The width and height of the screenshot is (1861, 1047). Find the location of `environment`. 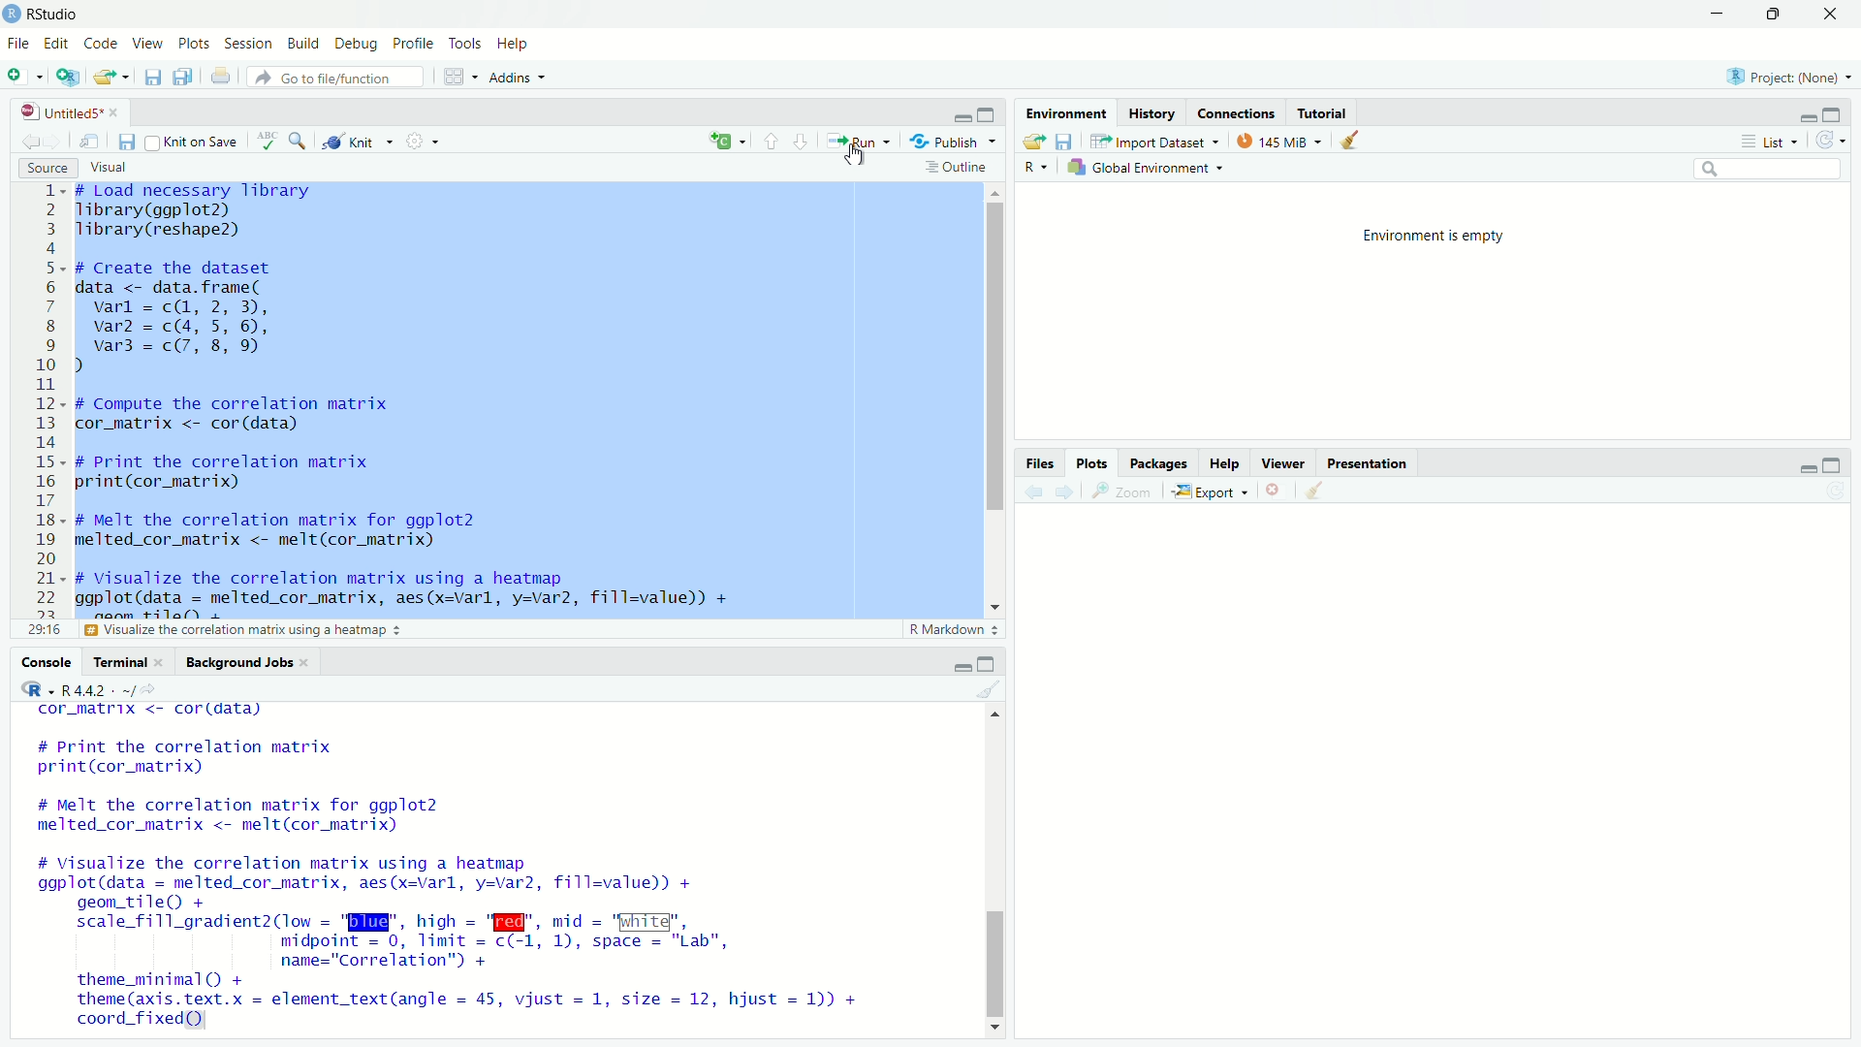

environment is located at coordinates (1068, 112).